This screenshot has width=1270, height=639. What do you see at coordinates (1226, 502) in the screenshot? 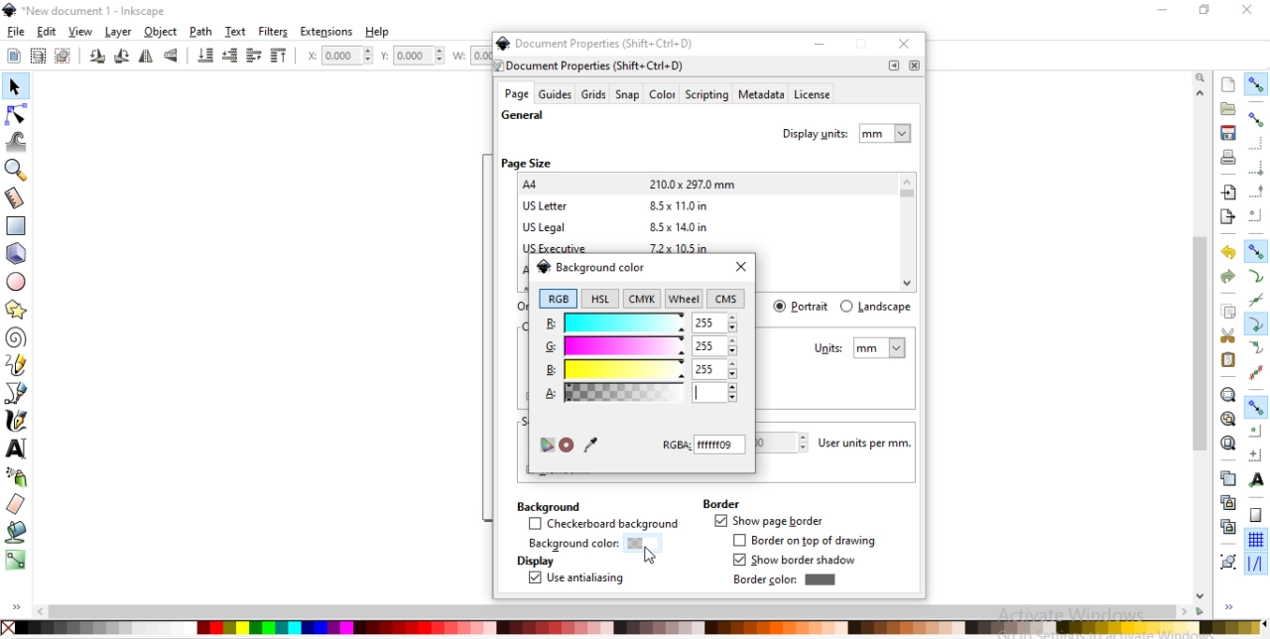
I see `create a clone` at bounding box center [1226, 502].